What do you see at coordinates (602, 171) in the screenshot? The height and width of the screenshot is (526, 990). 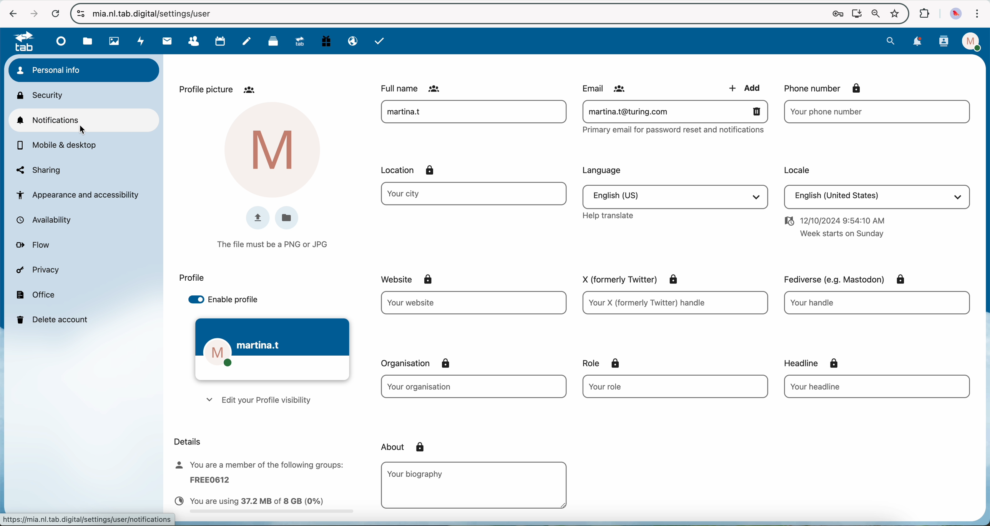 I see `language` at bounding box center [602, 171].